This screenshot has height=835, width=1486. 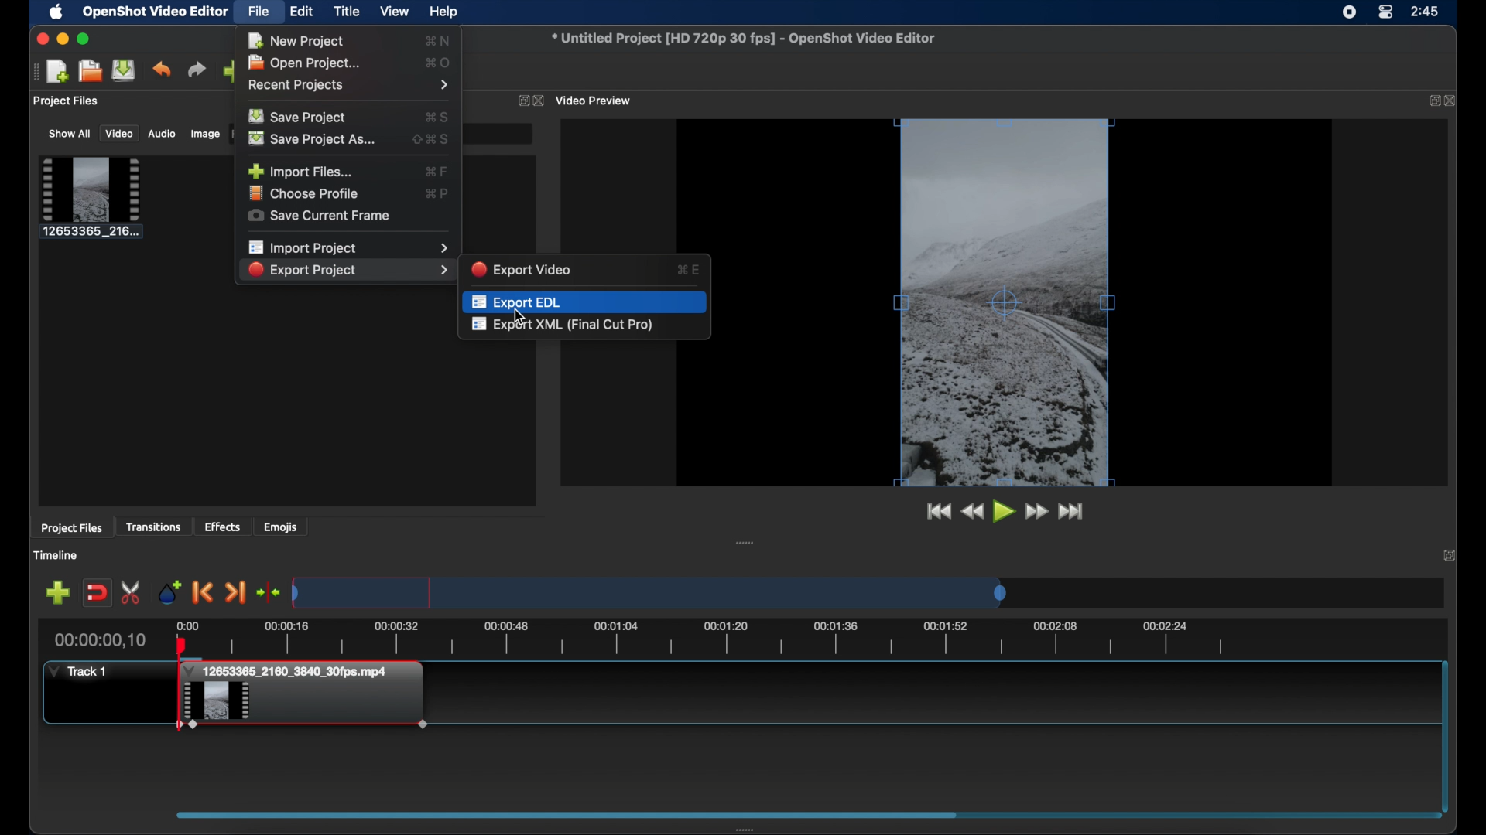 I want to click on track, so click(x=78, y=670).